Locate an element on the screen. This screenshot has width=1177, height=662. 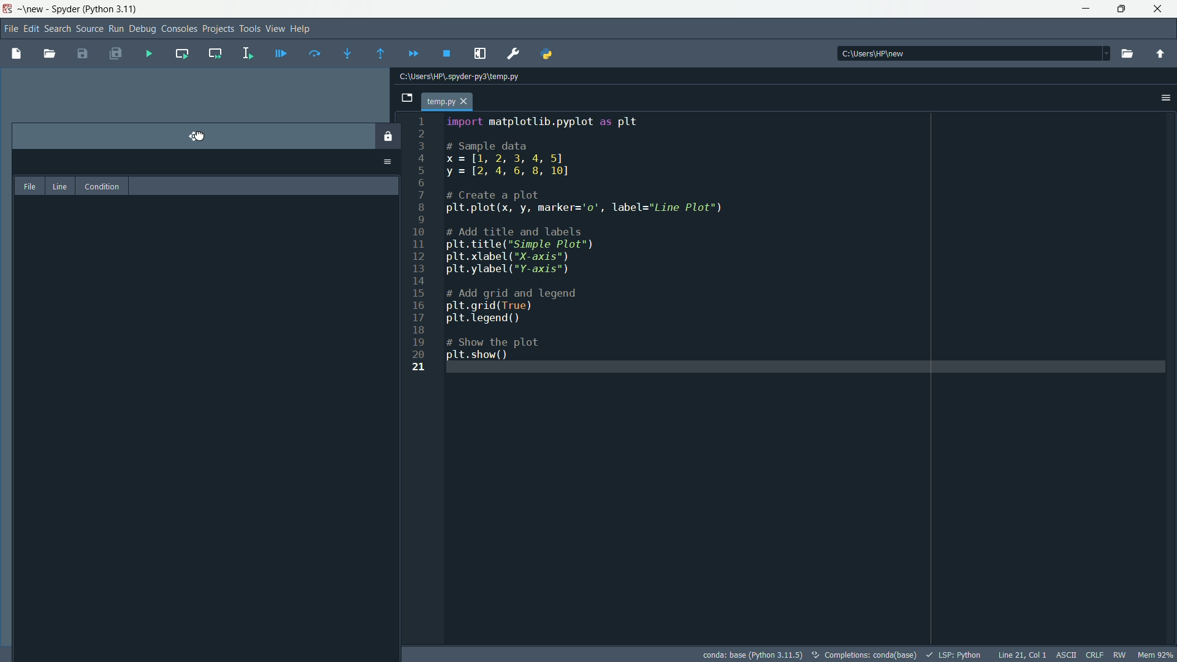
change in position is located at coordinates (205, 403).